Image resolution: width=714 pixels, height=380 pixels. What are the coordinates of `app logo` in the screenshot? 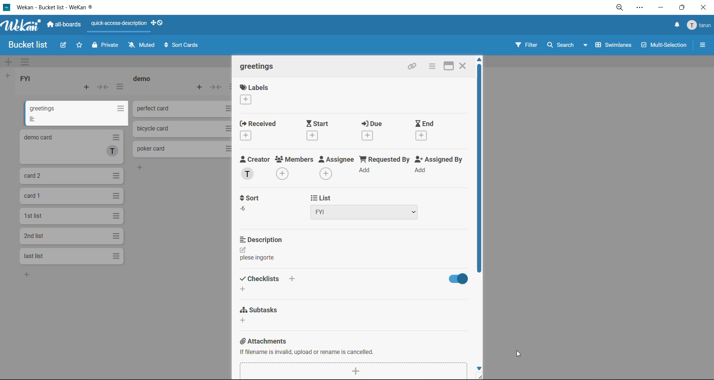 It's located at (22, 27).